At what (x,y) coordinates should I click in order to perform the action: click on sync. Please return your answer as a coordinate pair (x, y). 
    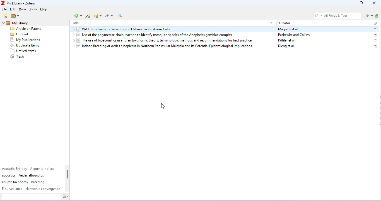
    Looking at the image, I should click on (376, 16).